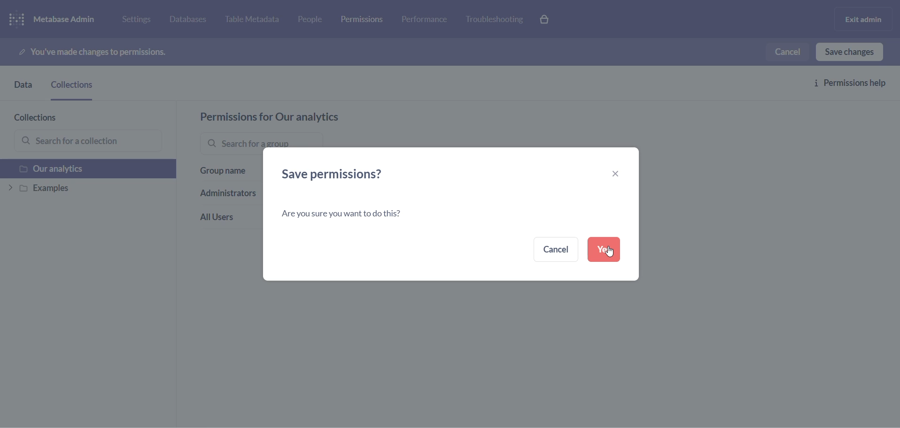  I want to click on cursor, so click(609, 252).